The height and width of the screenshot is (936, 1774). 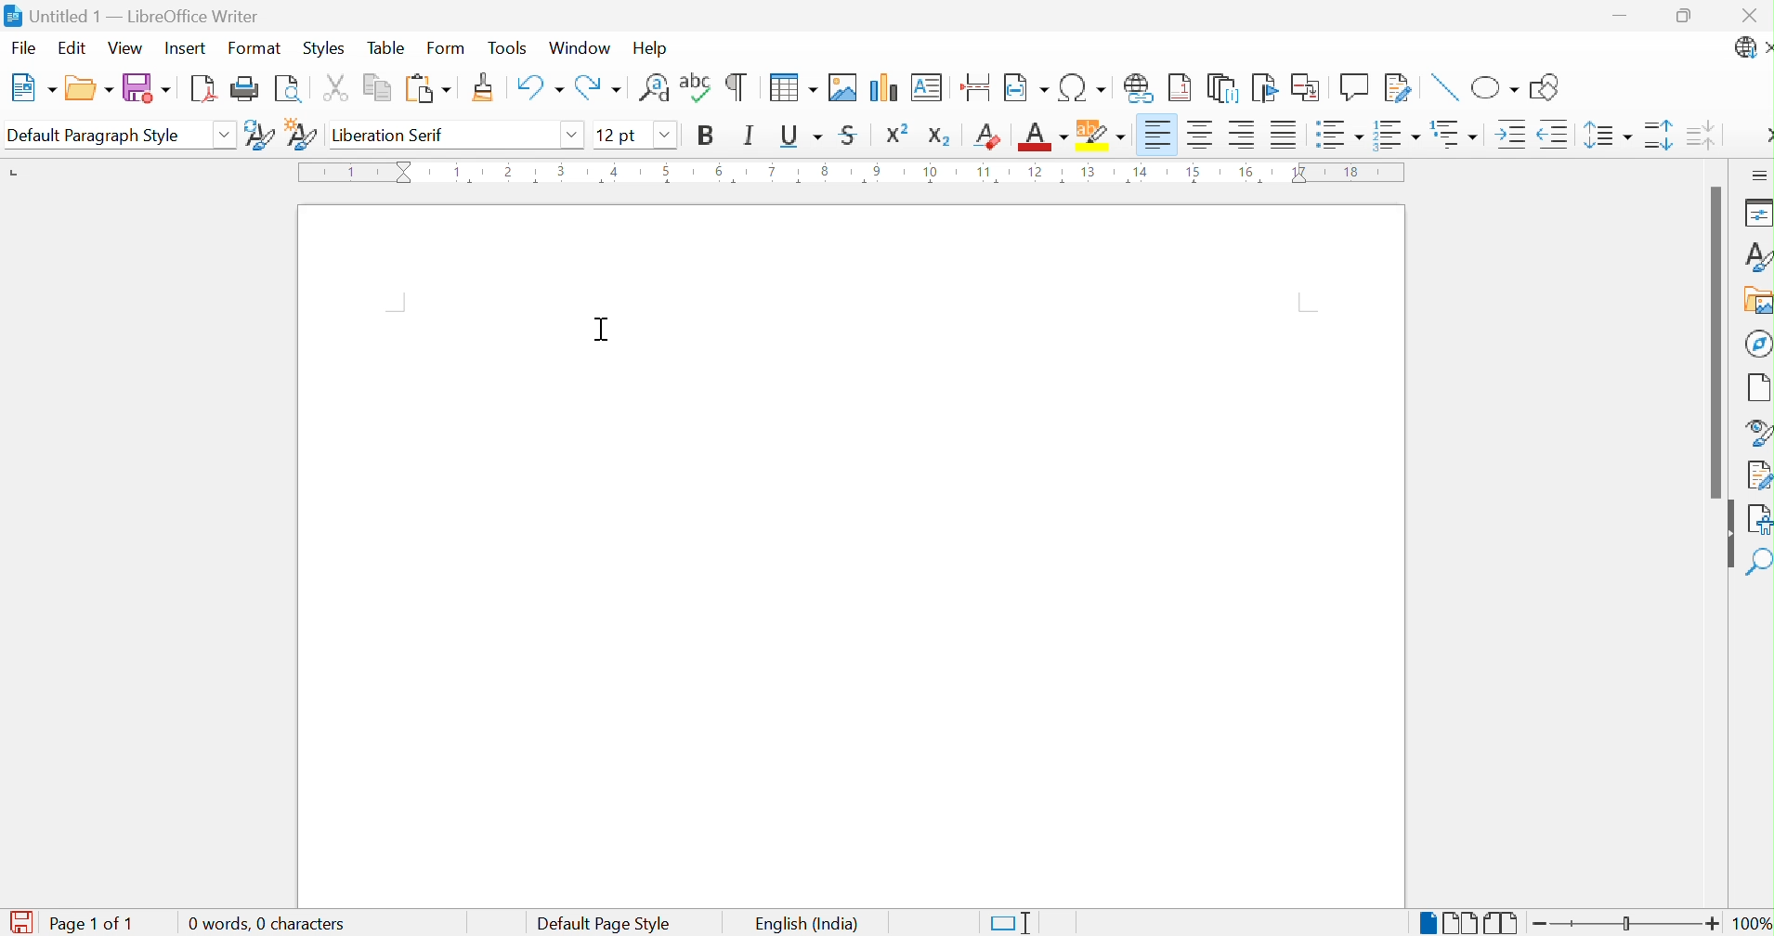 I want to click on Insert Field, so click(x=1024, y=87).